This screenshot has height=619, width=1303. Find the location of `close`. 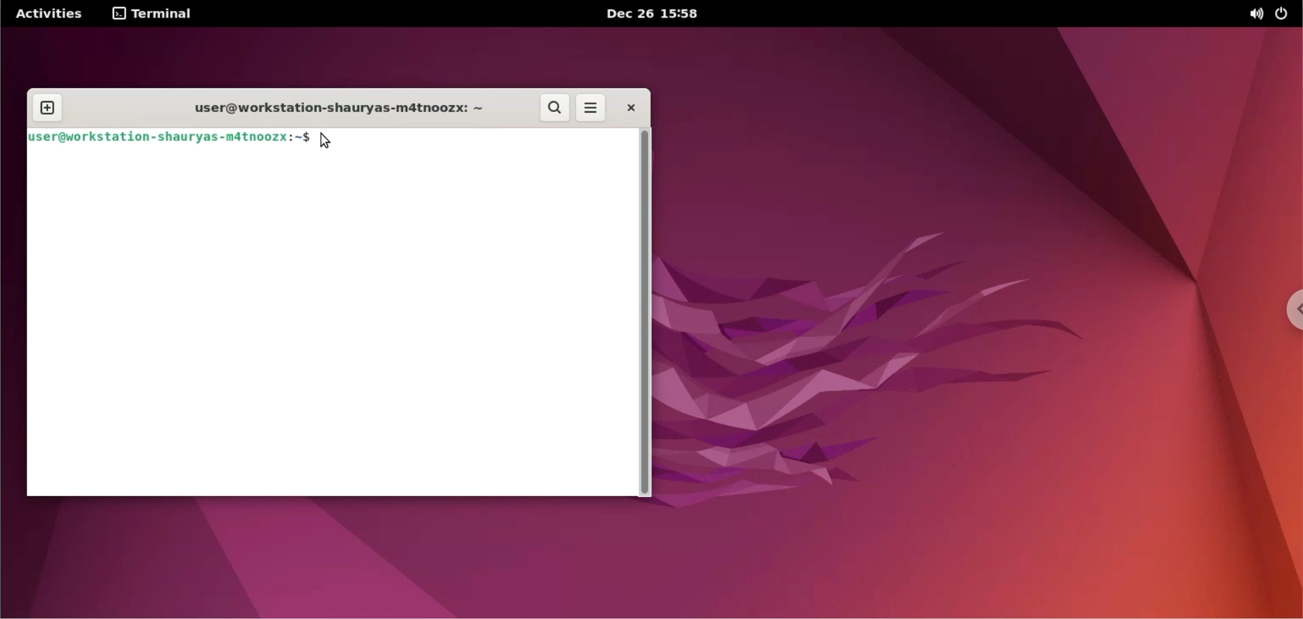

close is located at coordinates (628, 107).